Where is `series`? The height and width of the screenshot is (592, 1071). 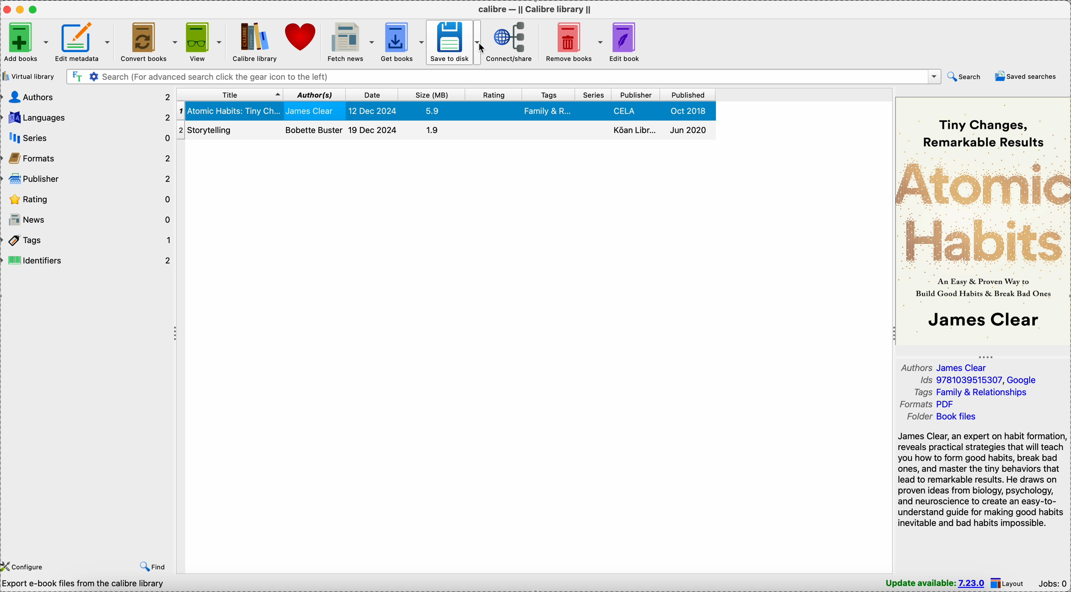
series is located at coordinates (594, 94).